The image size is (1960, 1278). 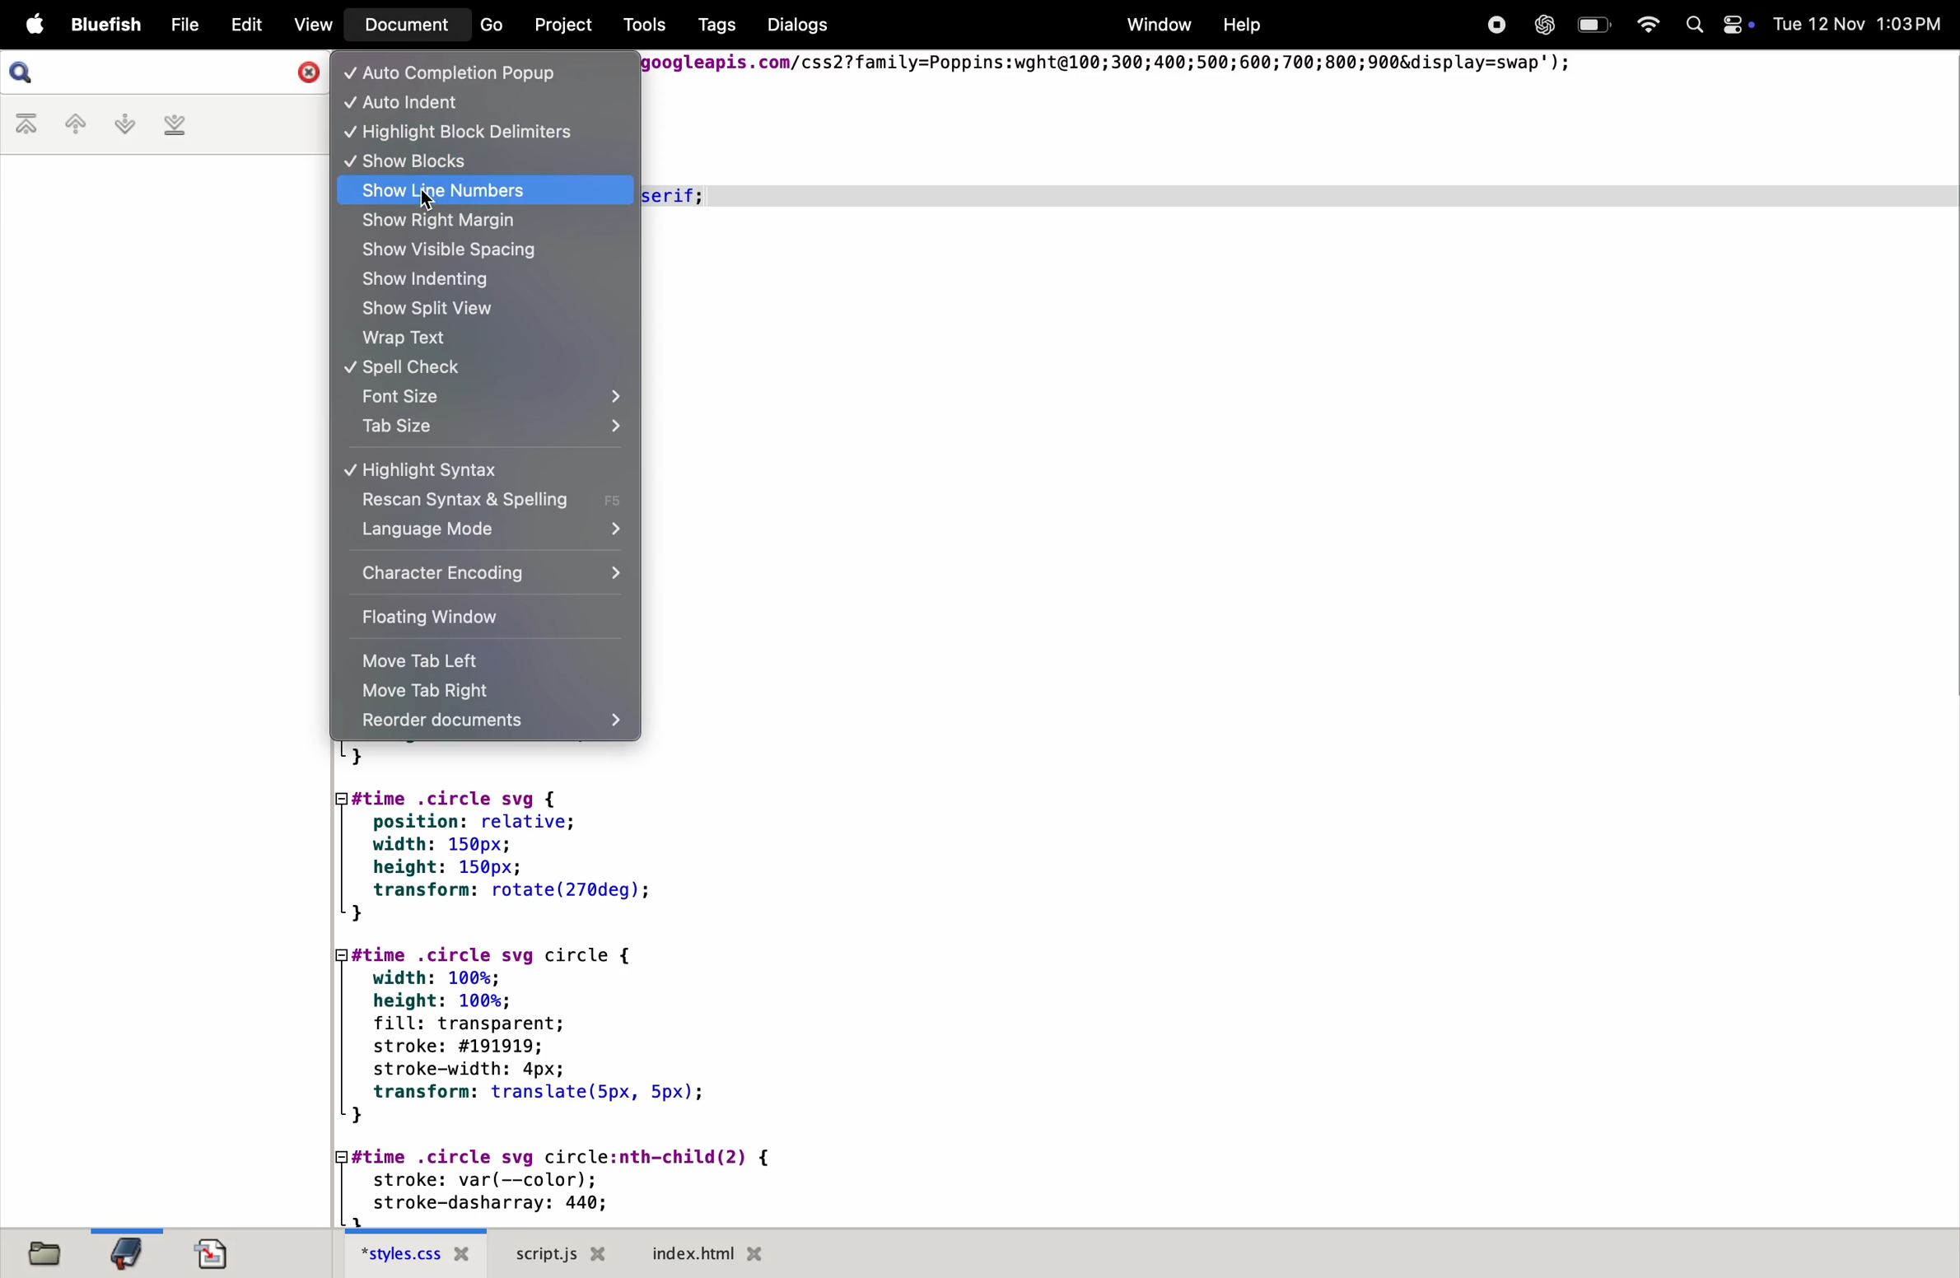 What do you see at coordinates (428, 205) in the screenshot?
I see `cursor` at bounding box center [428, 205].